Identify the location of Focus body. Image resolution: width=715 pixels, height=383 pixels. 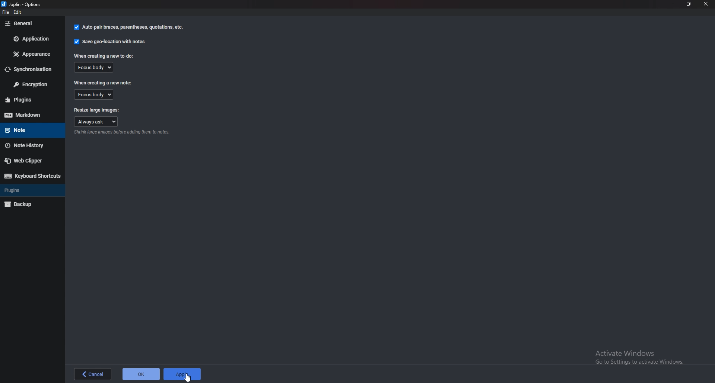
(97, 94).